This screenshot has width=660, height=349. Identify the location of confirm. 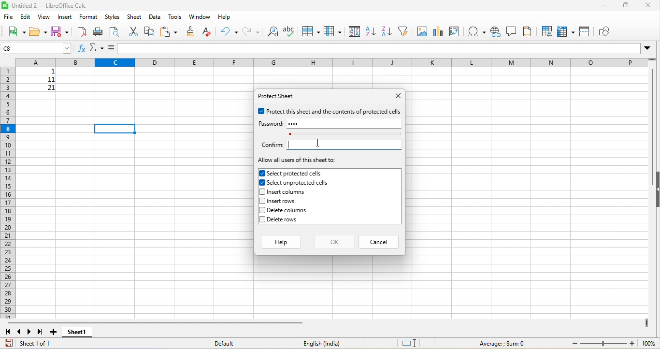
(272, 145).